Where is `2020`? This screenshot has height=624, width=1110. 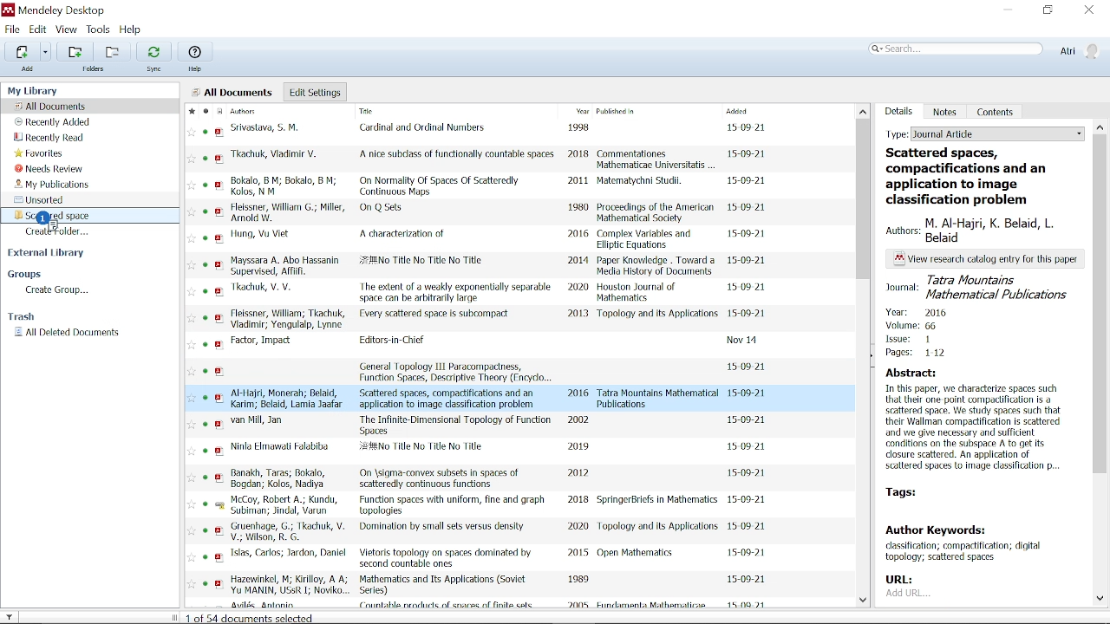 2020 is located at coordinates (578, 288).